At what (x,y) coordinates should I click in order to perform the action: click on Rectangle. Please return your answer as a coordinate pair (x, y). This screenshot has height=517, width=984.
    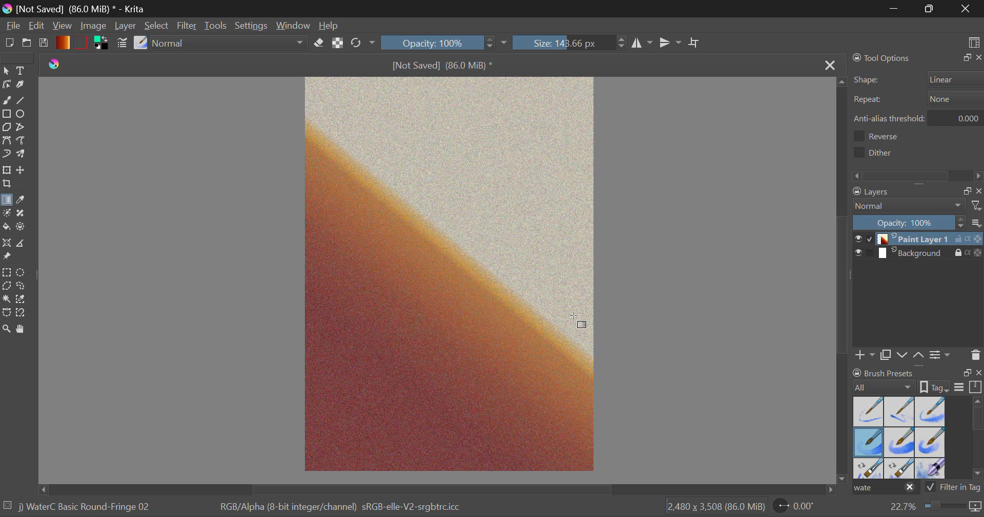
    Looking at the image, I should click on (6, 114).